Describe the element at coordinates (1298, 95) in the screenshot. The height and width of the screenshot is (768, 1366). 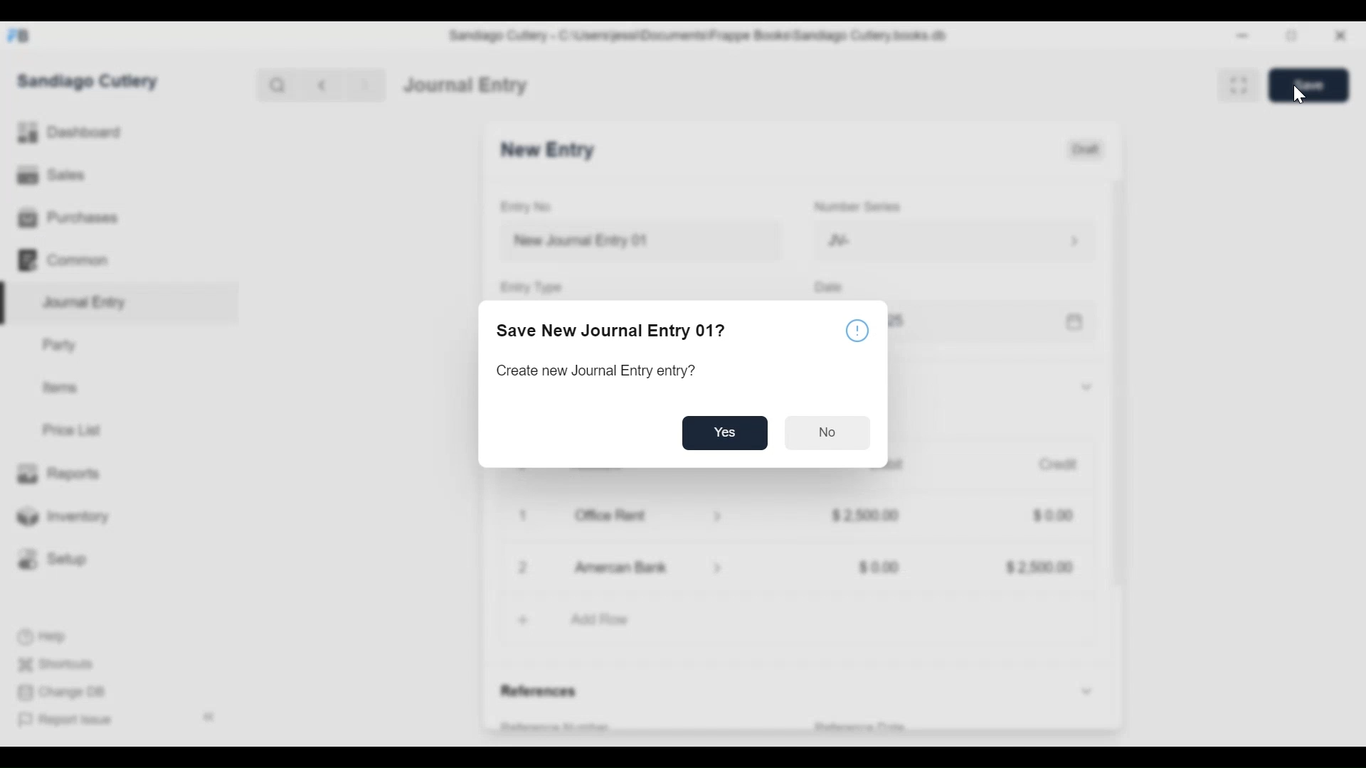
I see `cursor` at that location.